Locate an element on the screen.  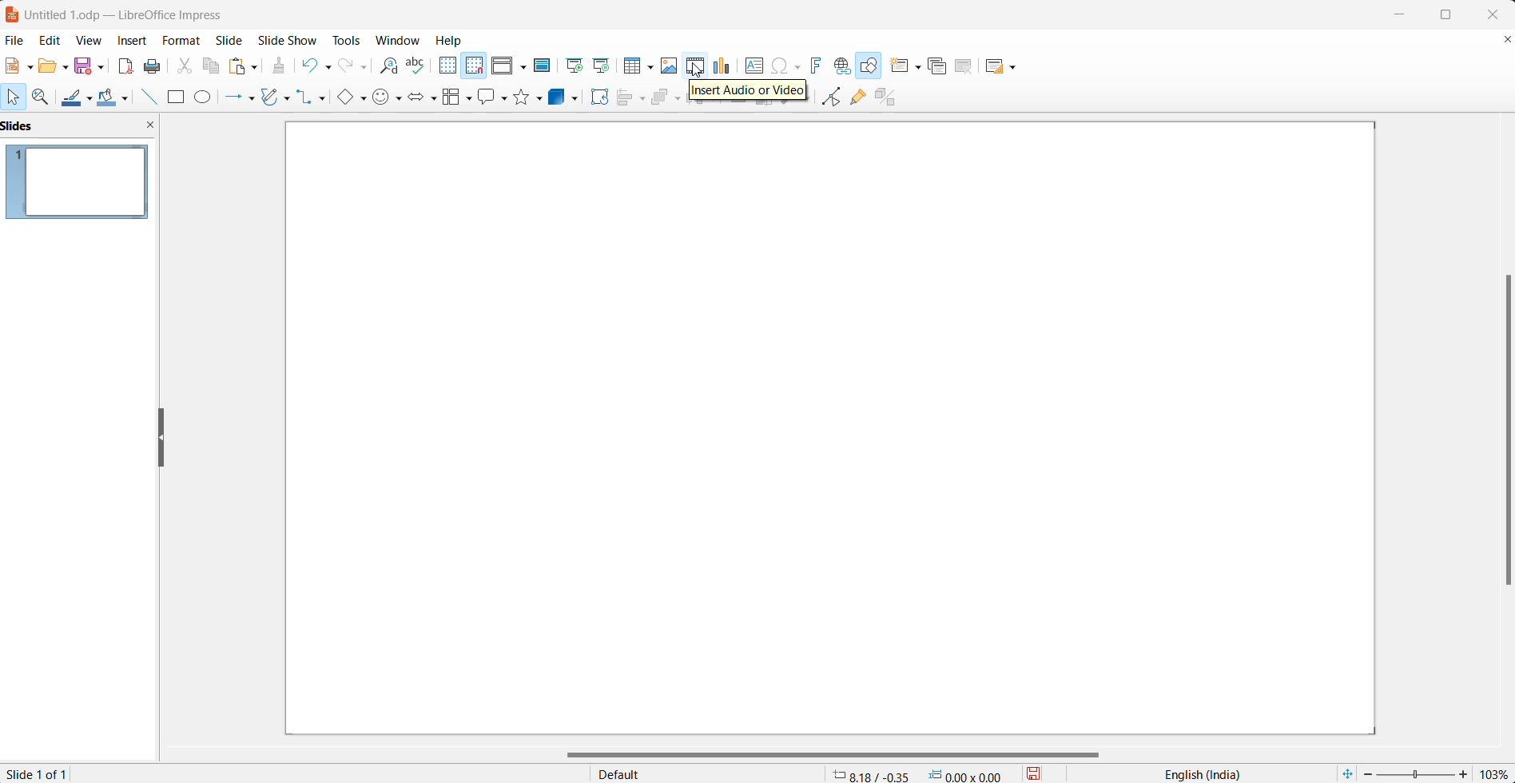
paste options dropdown button is located at coordinates (257, 66).